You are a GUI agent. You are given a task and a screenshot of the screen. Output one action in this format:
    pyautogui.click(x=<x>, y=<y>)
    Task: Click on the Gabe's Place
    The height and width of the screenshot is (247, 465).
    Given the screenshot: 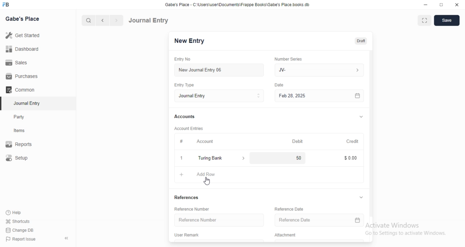 What is the action you would take?
    pyautogui.click(x=23, y=19)
    